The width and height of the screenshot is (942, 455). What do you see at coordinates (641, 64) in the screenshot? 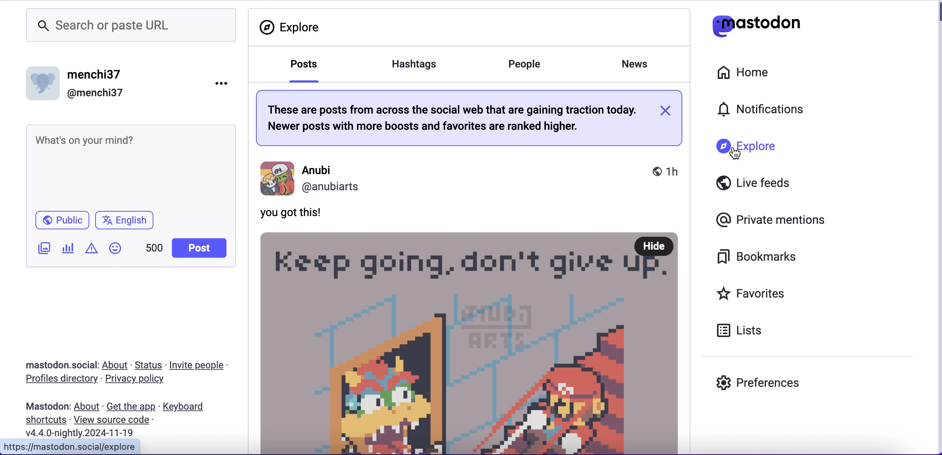
I see `news` at bounding box center [641, 64].